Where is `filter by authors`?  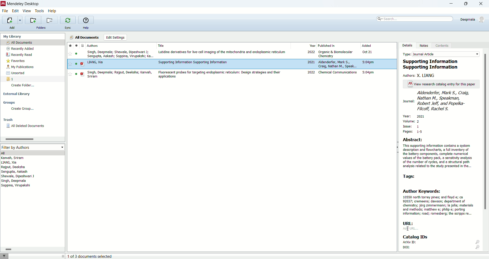 filter by authors is located at coordinates (33, 147).